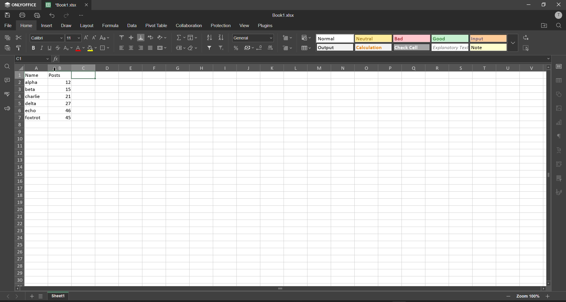  Describe the element at coordinates (527, 37) in the screenshot. I see `replace` at that location.